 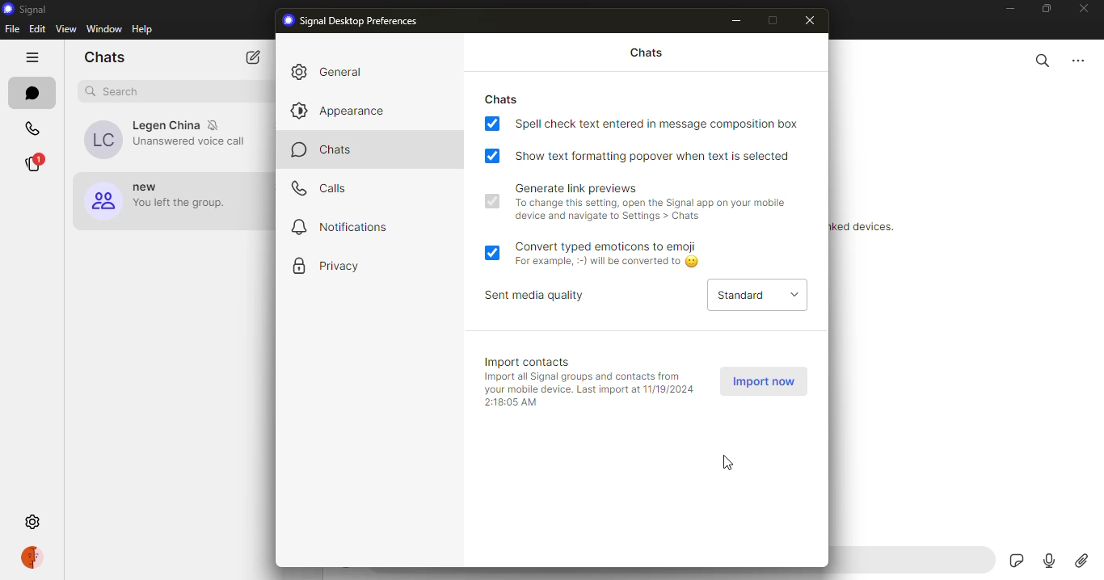 I want to click on maximize, so click(x=772, y=19).